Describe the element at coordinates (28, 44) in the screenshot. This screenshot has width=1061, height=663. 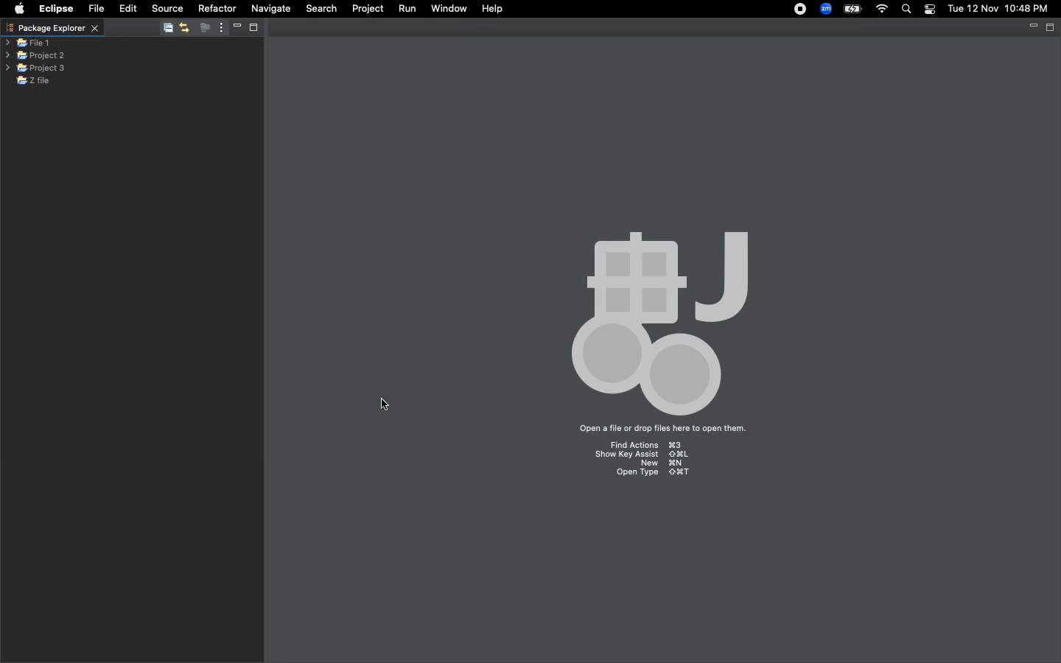
I see `File 1` at that location.